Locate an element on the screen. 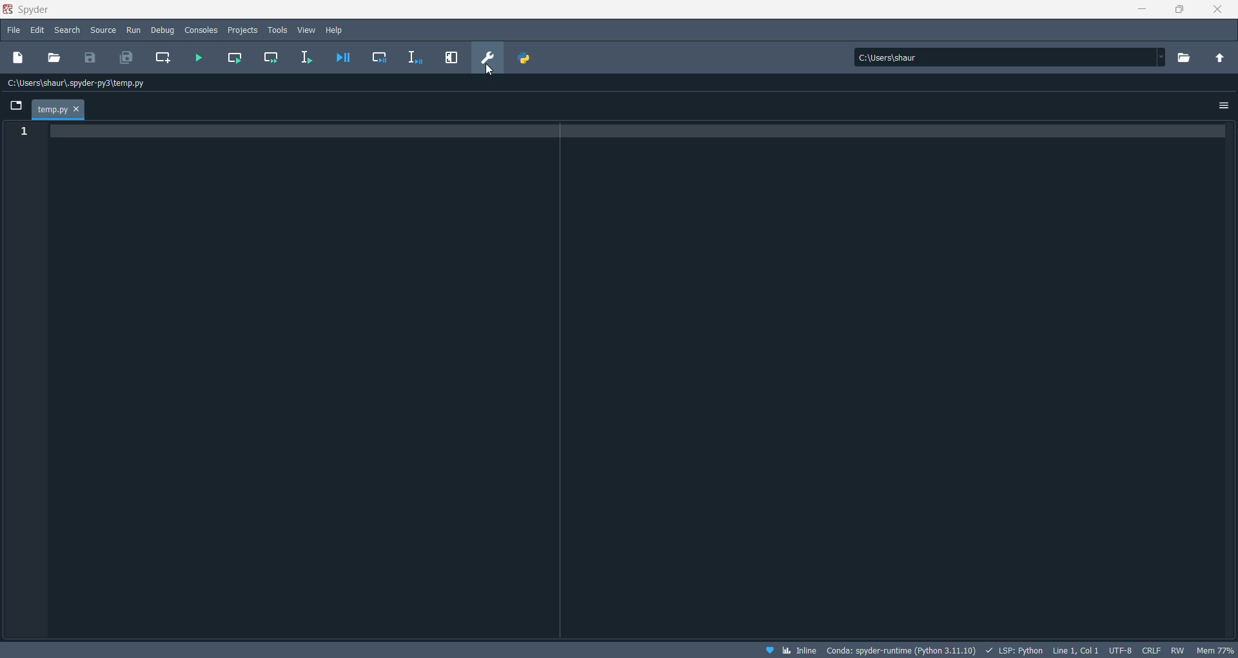 The width and height of the screenshot is (1238, 658). parent directory is located at coordinates (1221, 56).